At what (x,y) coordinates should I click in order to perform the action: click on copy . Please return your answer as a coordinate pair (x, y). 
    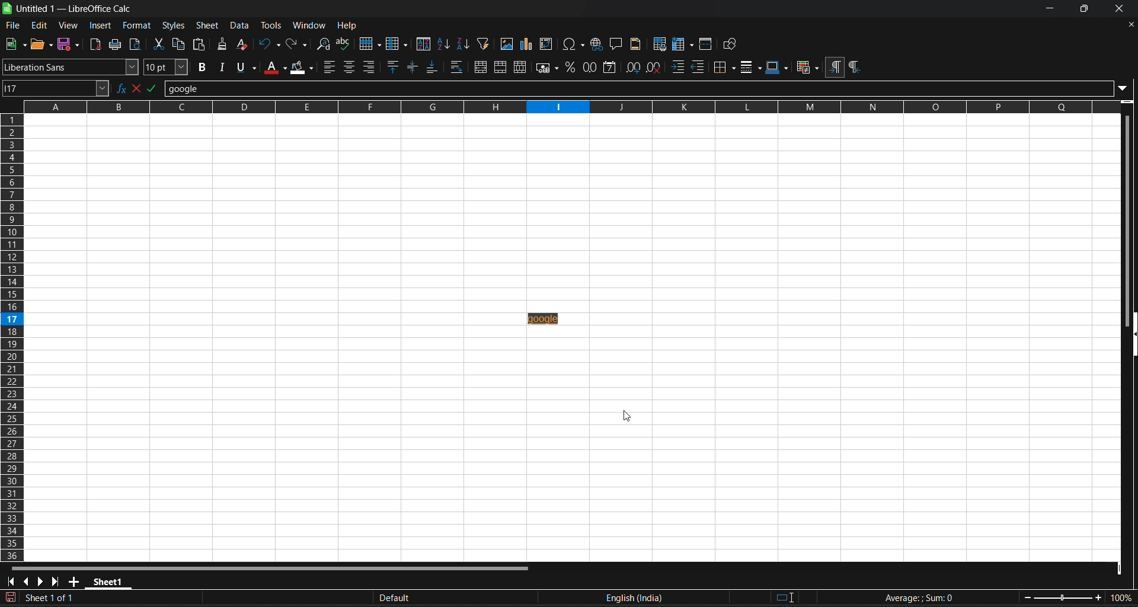
    Looking at the image, I should click on (180, 43).